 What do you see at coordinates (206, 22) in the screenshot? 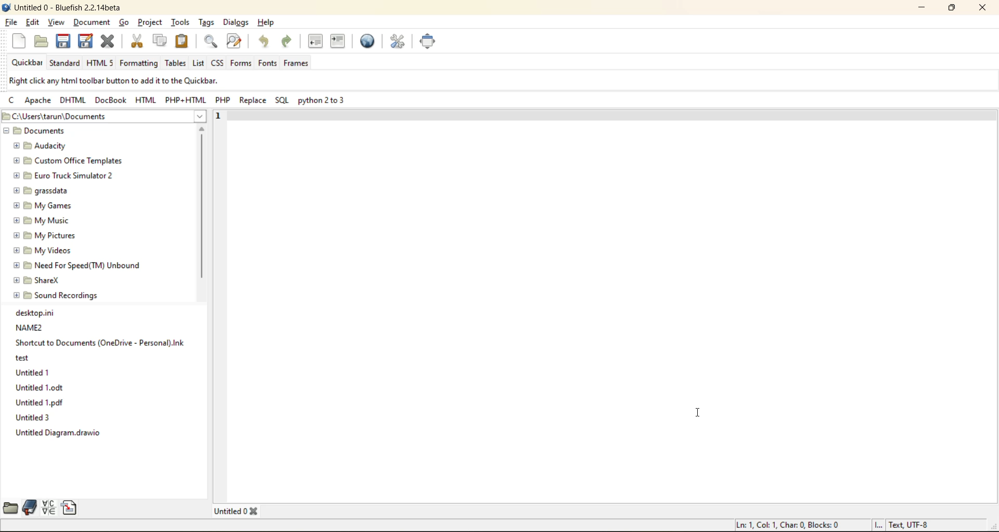
I see `tags` at bounding box center [206, 22].